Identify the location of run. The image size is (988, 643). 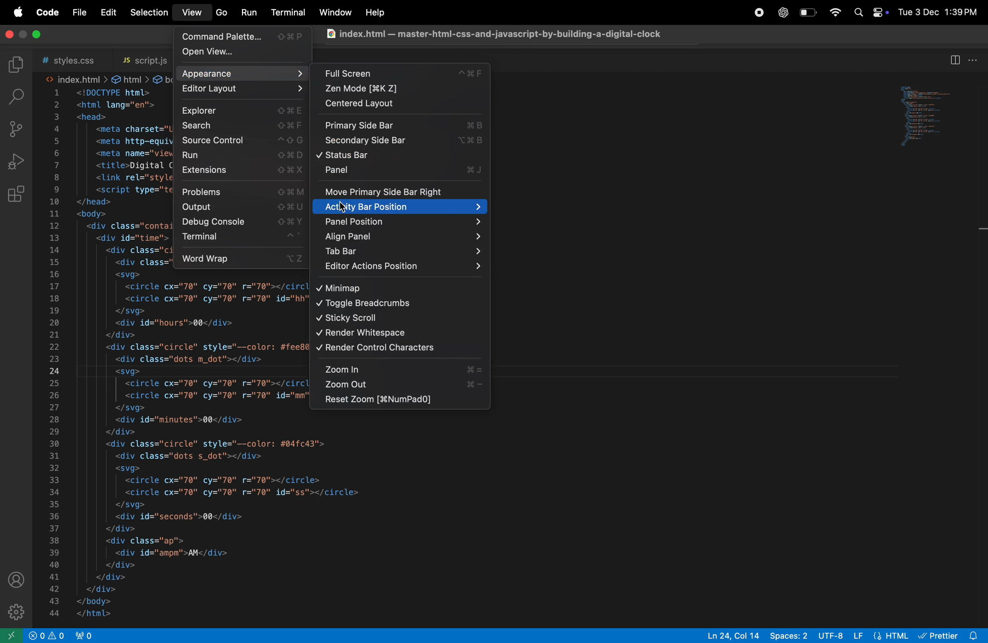
(244, 156).